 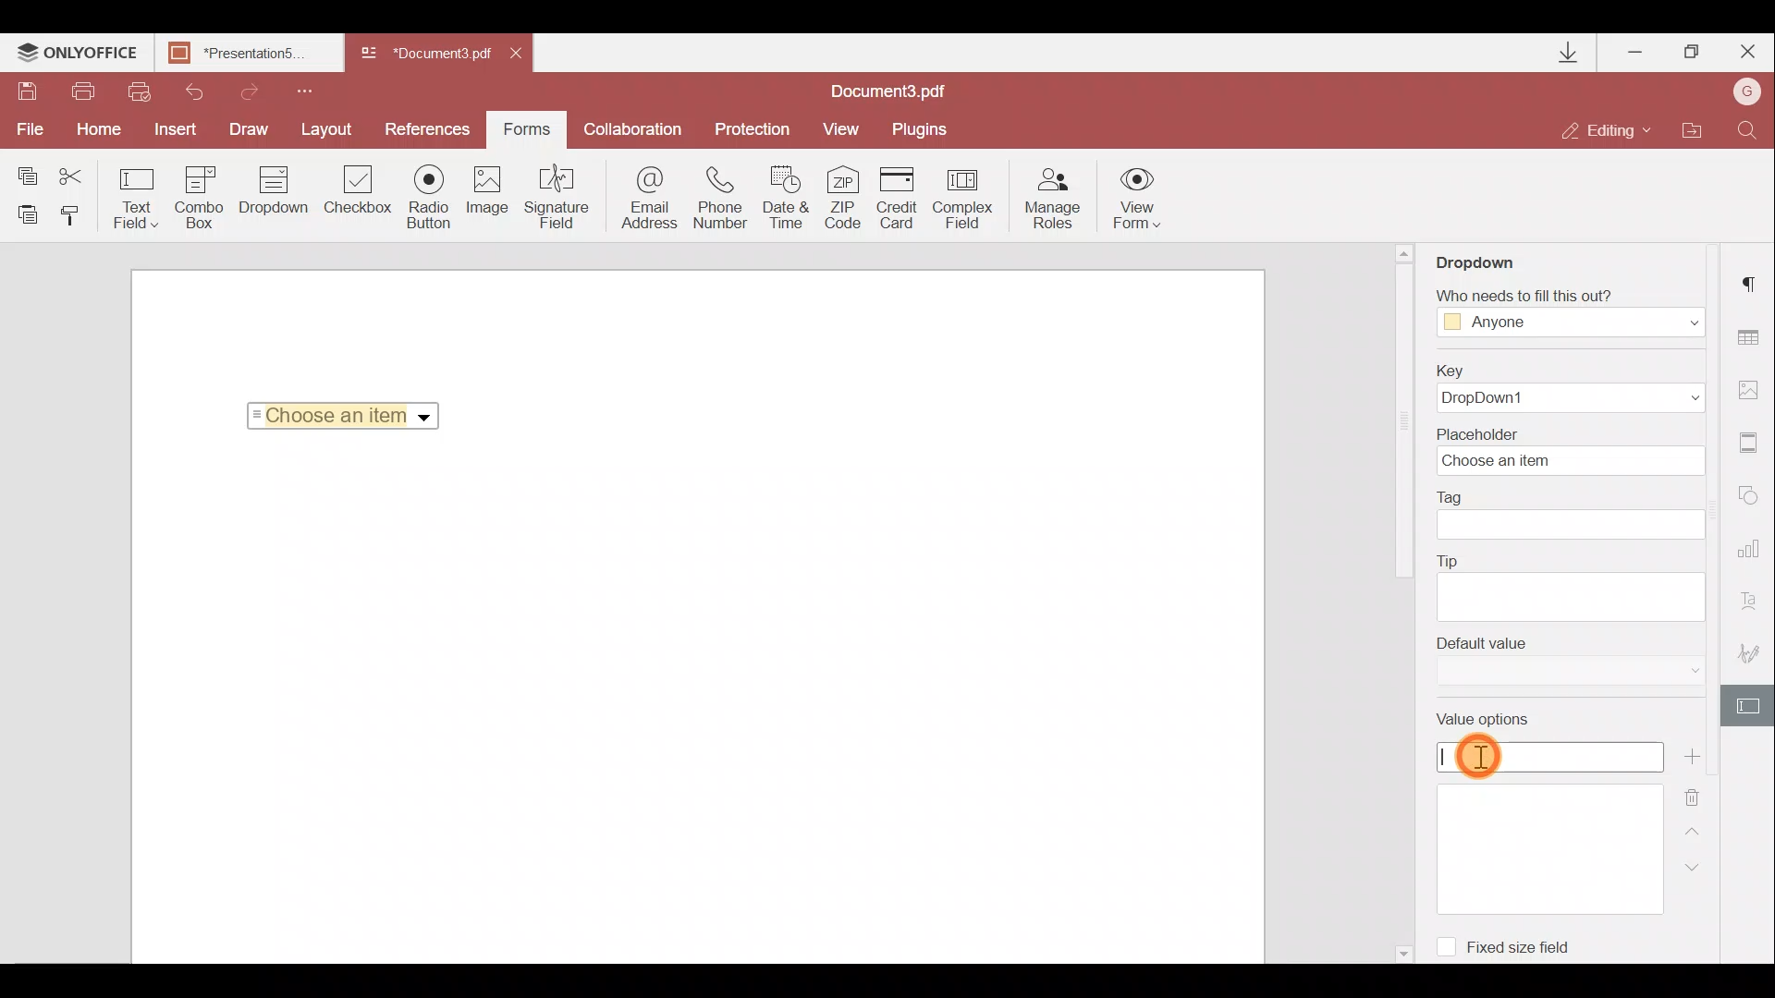 What do you see at coordinates (274, 192) in the screenshot?
I see `Drop down` at bounding box center [274, 192].